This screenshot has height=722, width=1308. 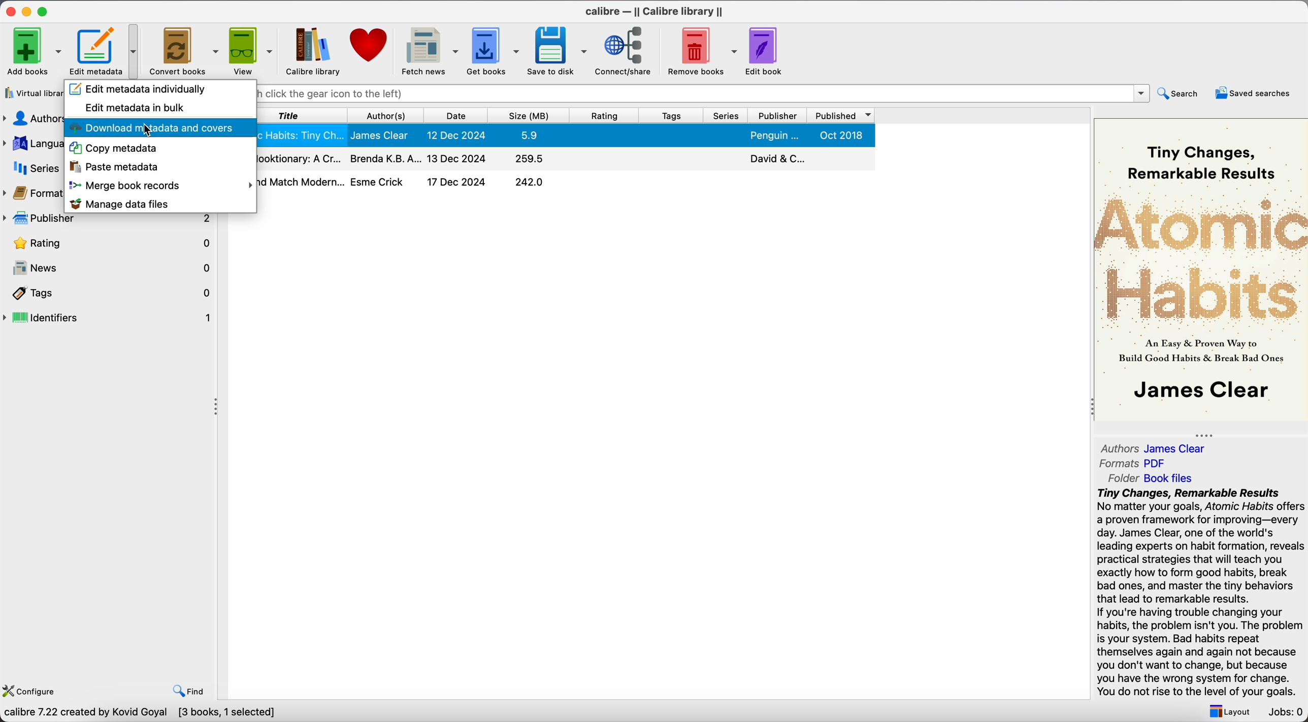 What do you see at coordinates (28, 12) in the screenshot?
I see `minimize app` at bounding box center [28, 12].